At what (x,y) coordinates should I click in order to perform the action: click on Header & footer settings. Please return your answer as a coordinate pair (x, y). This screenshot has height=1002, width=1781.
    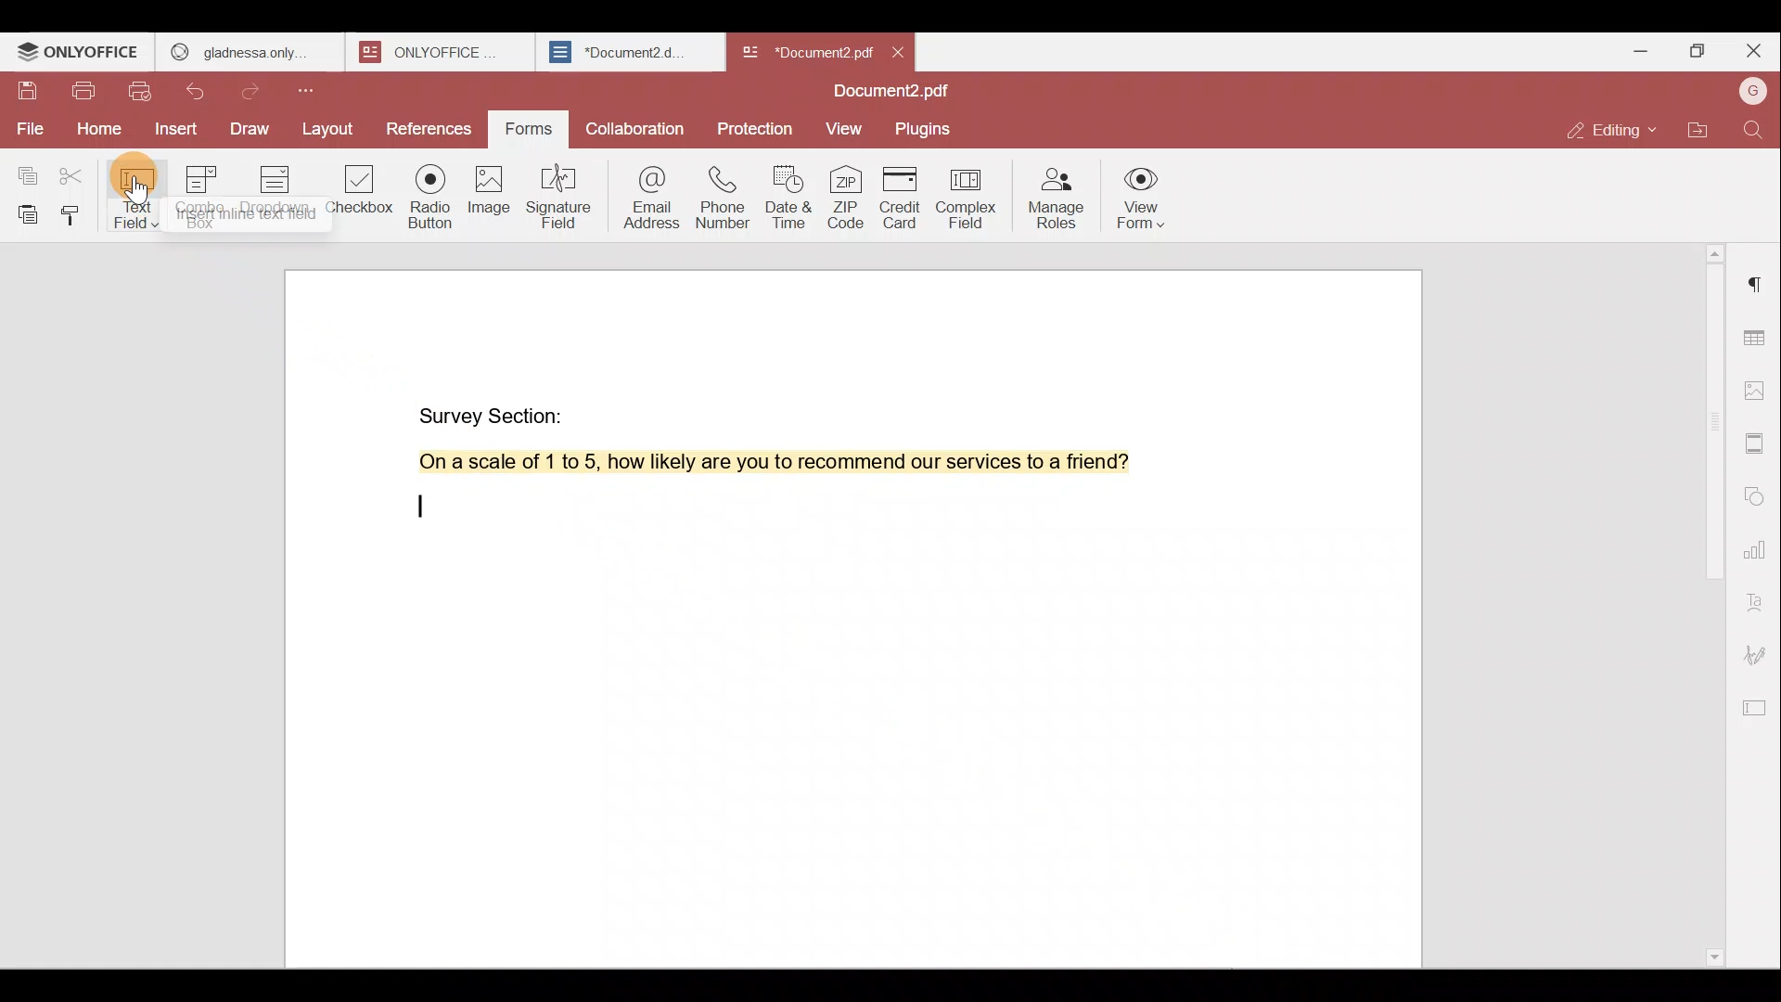
    Looking at the image, I should click on (1759, 442).